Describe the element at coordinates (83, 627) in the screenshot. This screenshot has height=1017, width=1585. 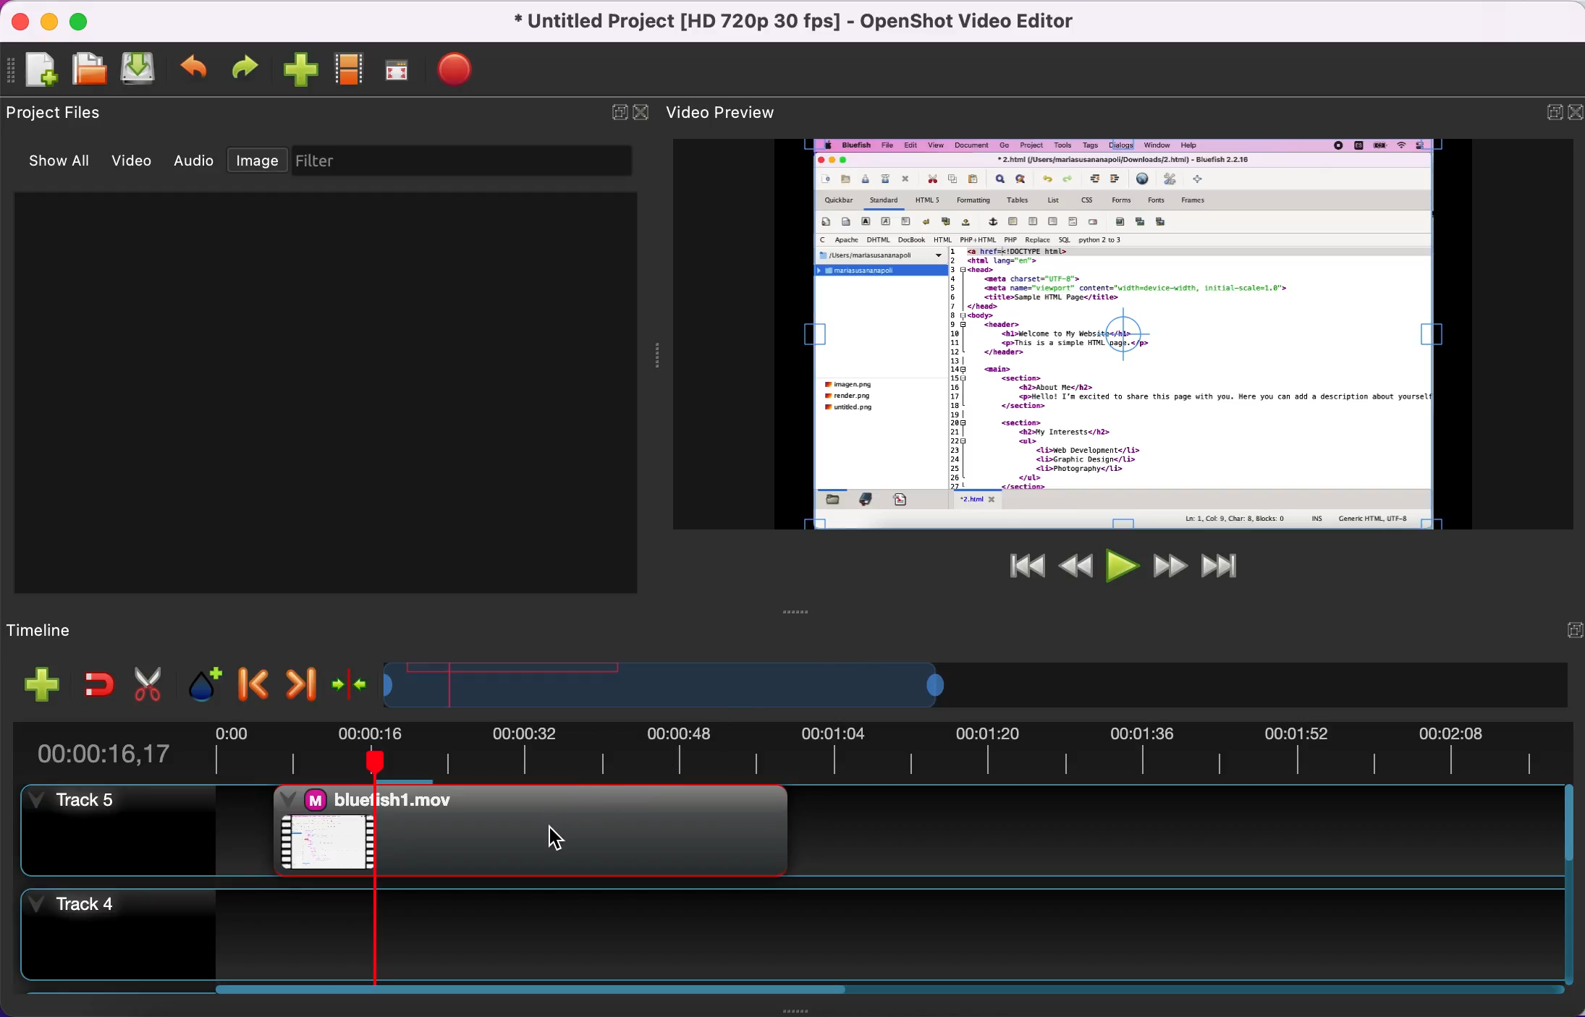
I see `timeline` at that location.